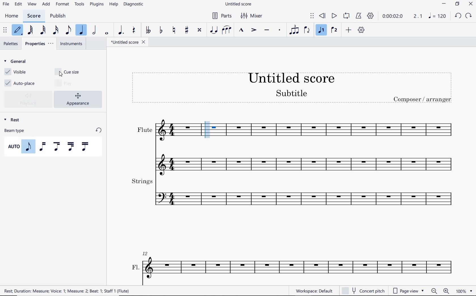 Image resolution: width=476 pixels, height=296 pixels. Describe the element at coordinates (53, 130) in the screenshot. I see `BEAM TYPE` at that location.